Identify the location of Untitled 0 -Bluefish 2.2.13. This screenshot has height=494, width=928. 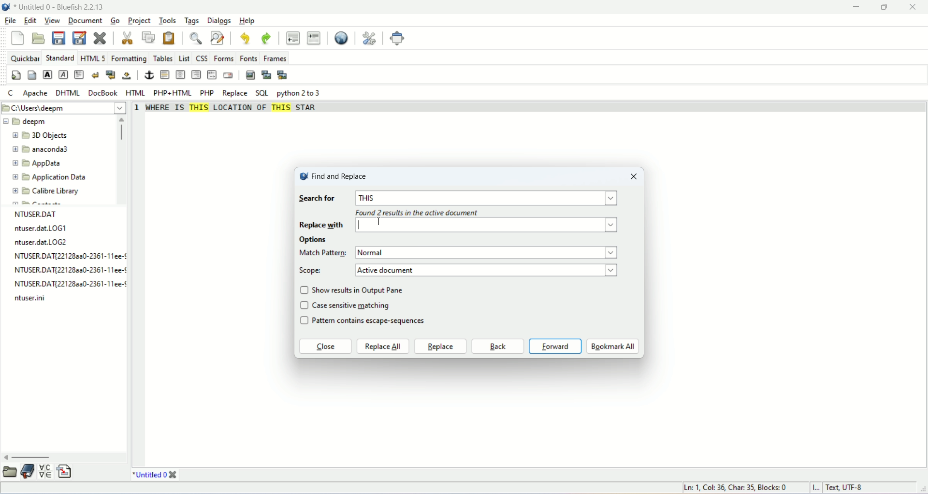
(60, 6).